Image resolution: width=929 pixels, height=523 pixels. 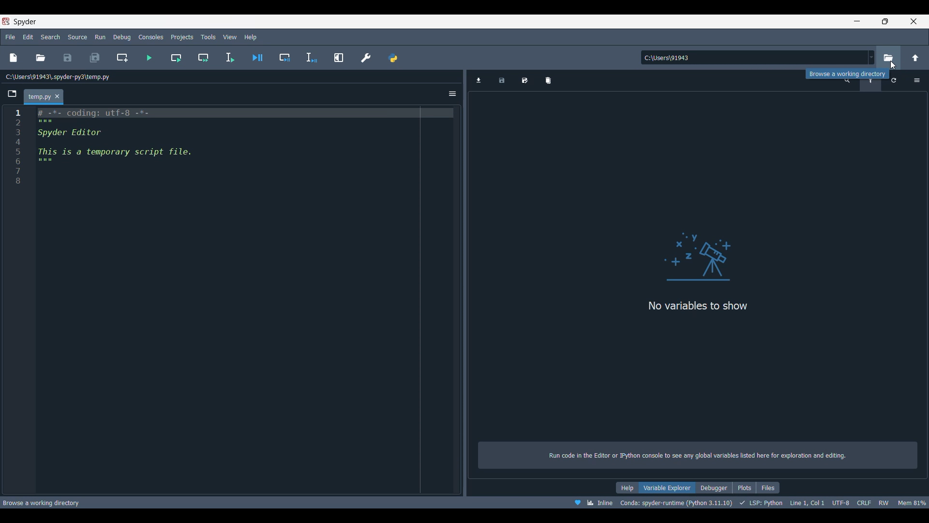 I want to click on Edit menu, so click(x=28, y=37).